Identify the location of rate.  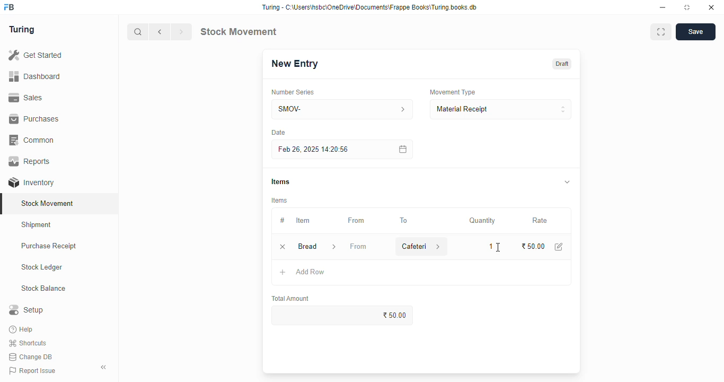
(540, 221).